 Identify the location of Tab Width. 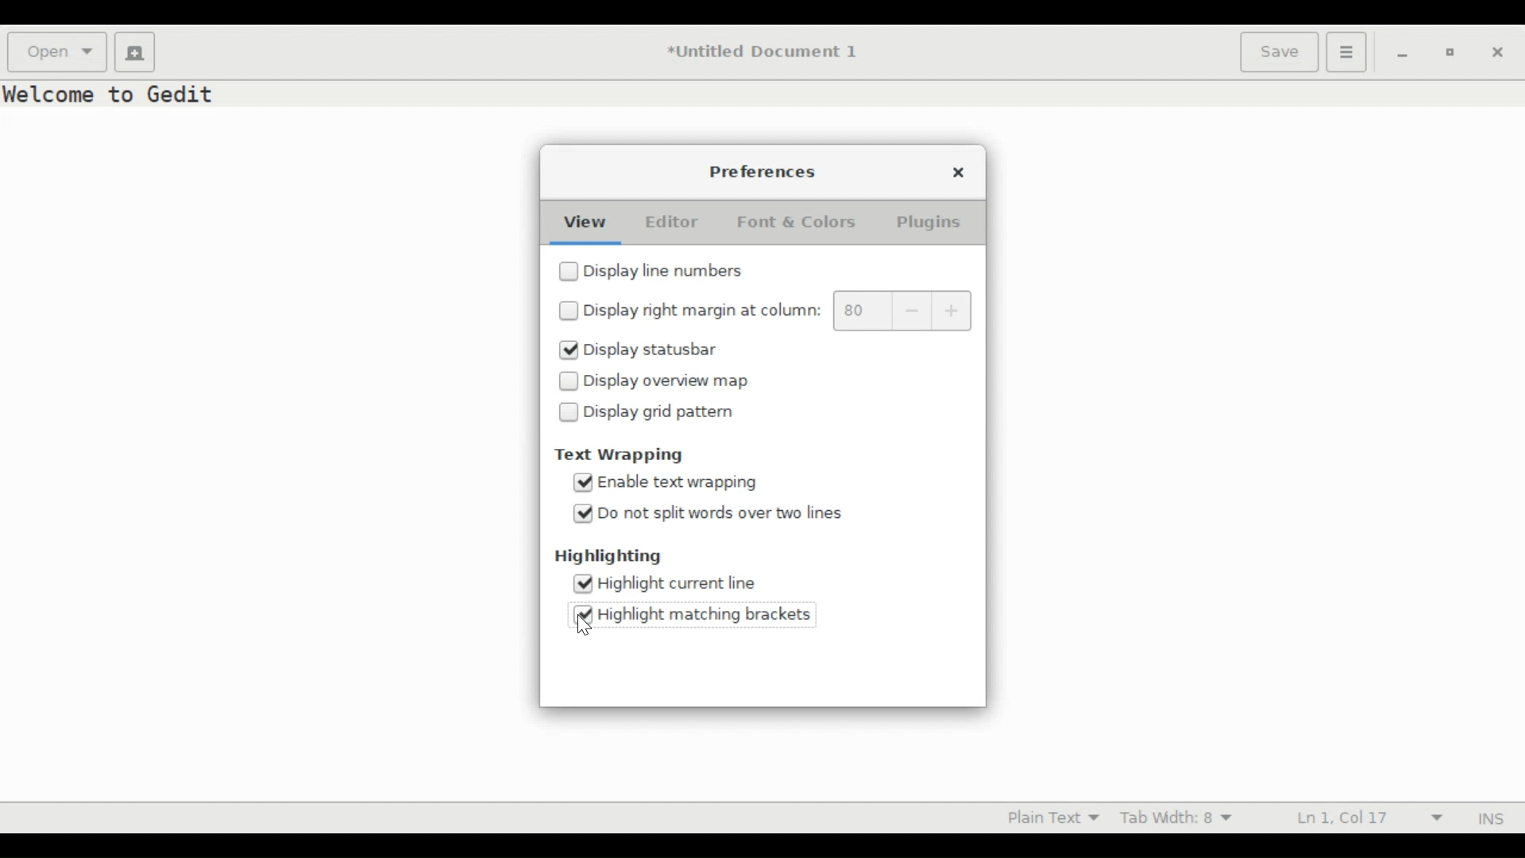
(1183, 818).